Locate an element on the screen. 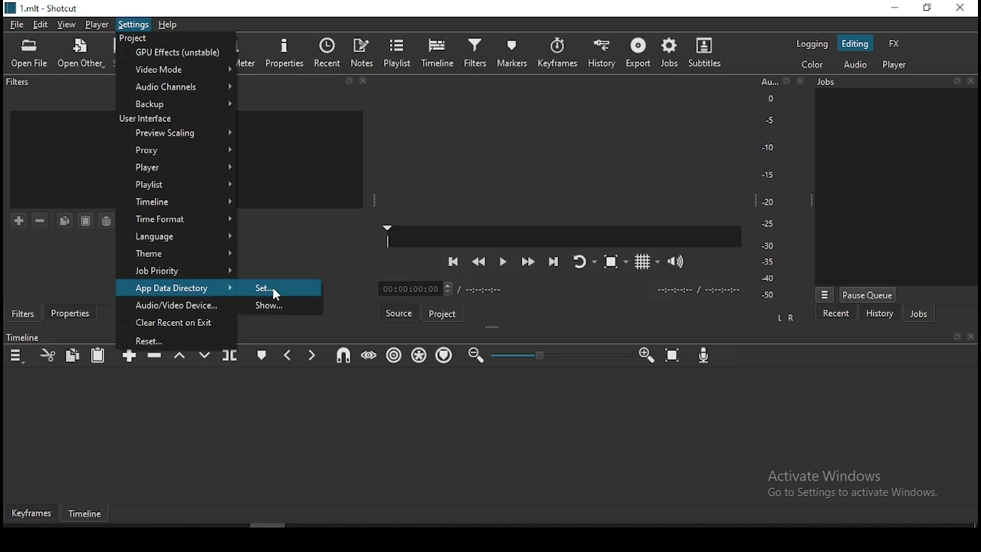 The height and width of the screenshot is (552, 981). pause queue is located at coordinates (869, 294).